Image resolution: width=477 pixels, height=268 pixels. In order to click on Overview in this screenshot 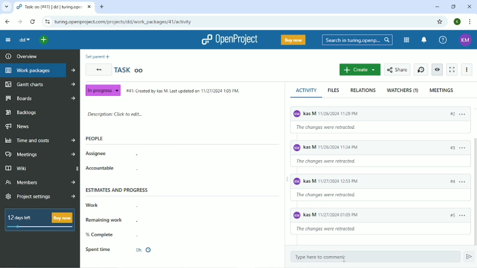, I will do `click(20, 56)`.